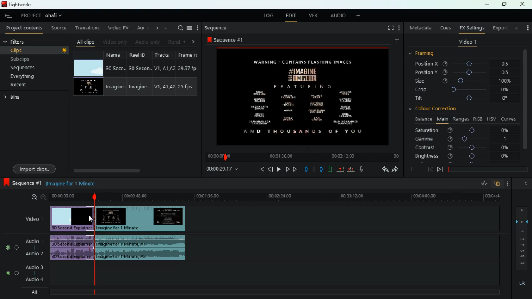 The width and height of the screenshot is (532, 299). What do you see at coordinates (466, 64) in the screenshot?
I see `position x` at bounding box center [466, 64].